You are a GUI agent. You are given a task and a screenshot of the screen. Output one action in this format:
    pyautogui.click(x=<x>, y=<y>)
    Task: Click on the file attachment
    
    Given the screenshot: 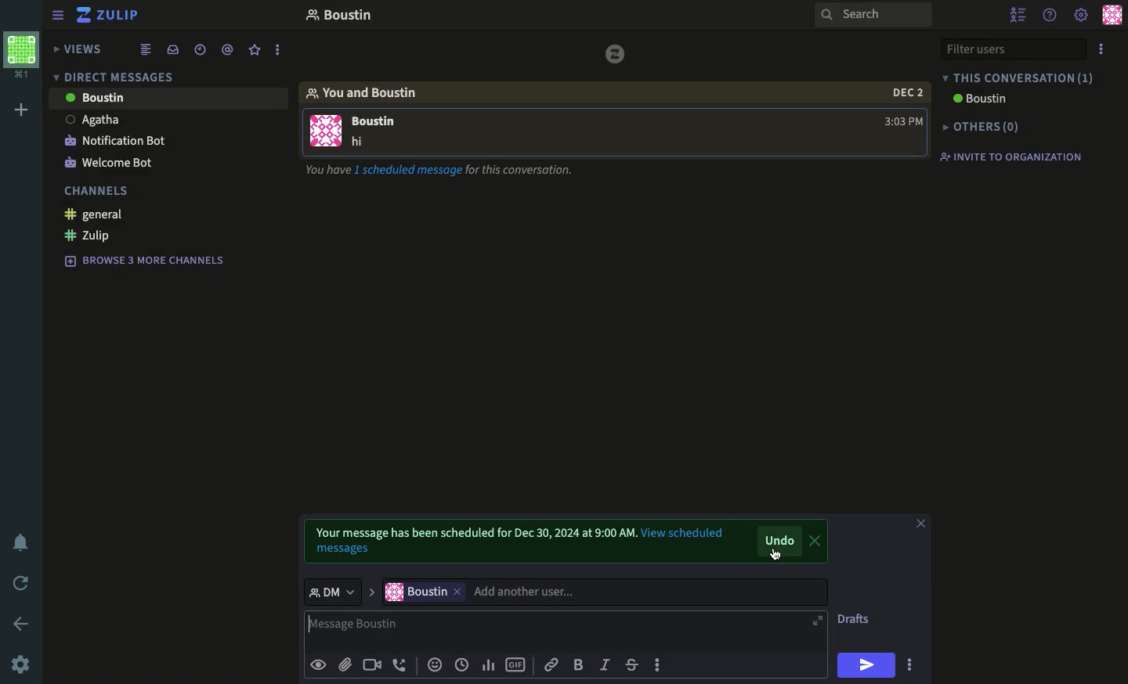 What is the action you would take?
    pyautogui.click(x=345, y=664)
    